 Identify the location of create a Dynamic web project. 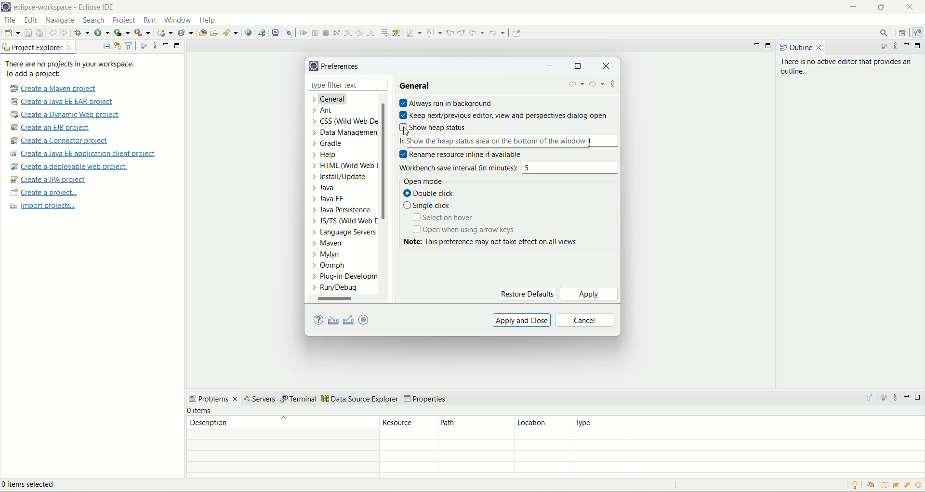
(66, 115).